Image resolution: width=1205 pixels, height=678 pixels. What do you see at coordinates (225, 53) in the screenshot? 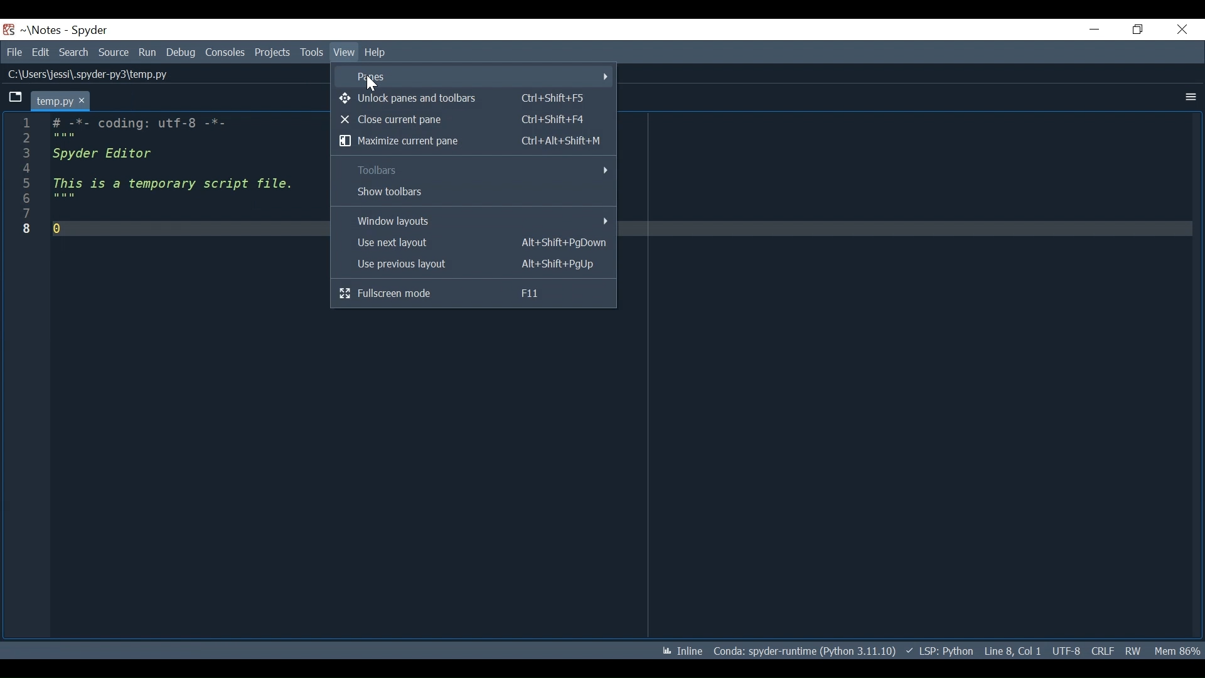
I see `Consoles` at bounding box center [225, 53].